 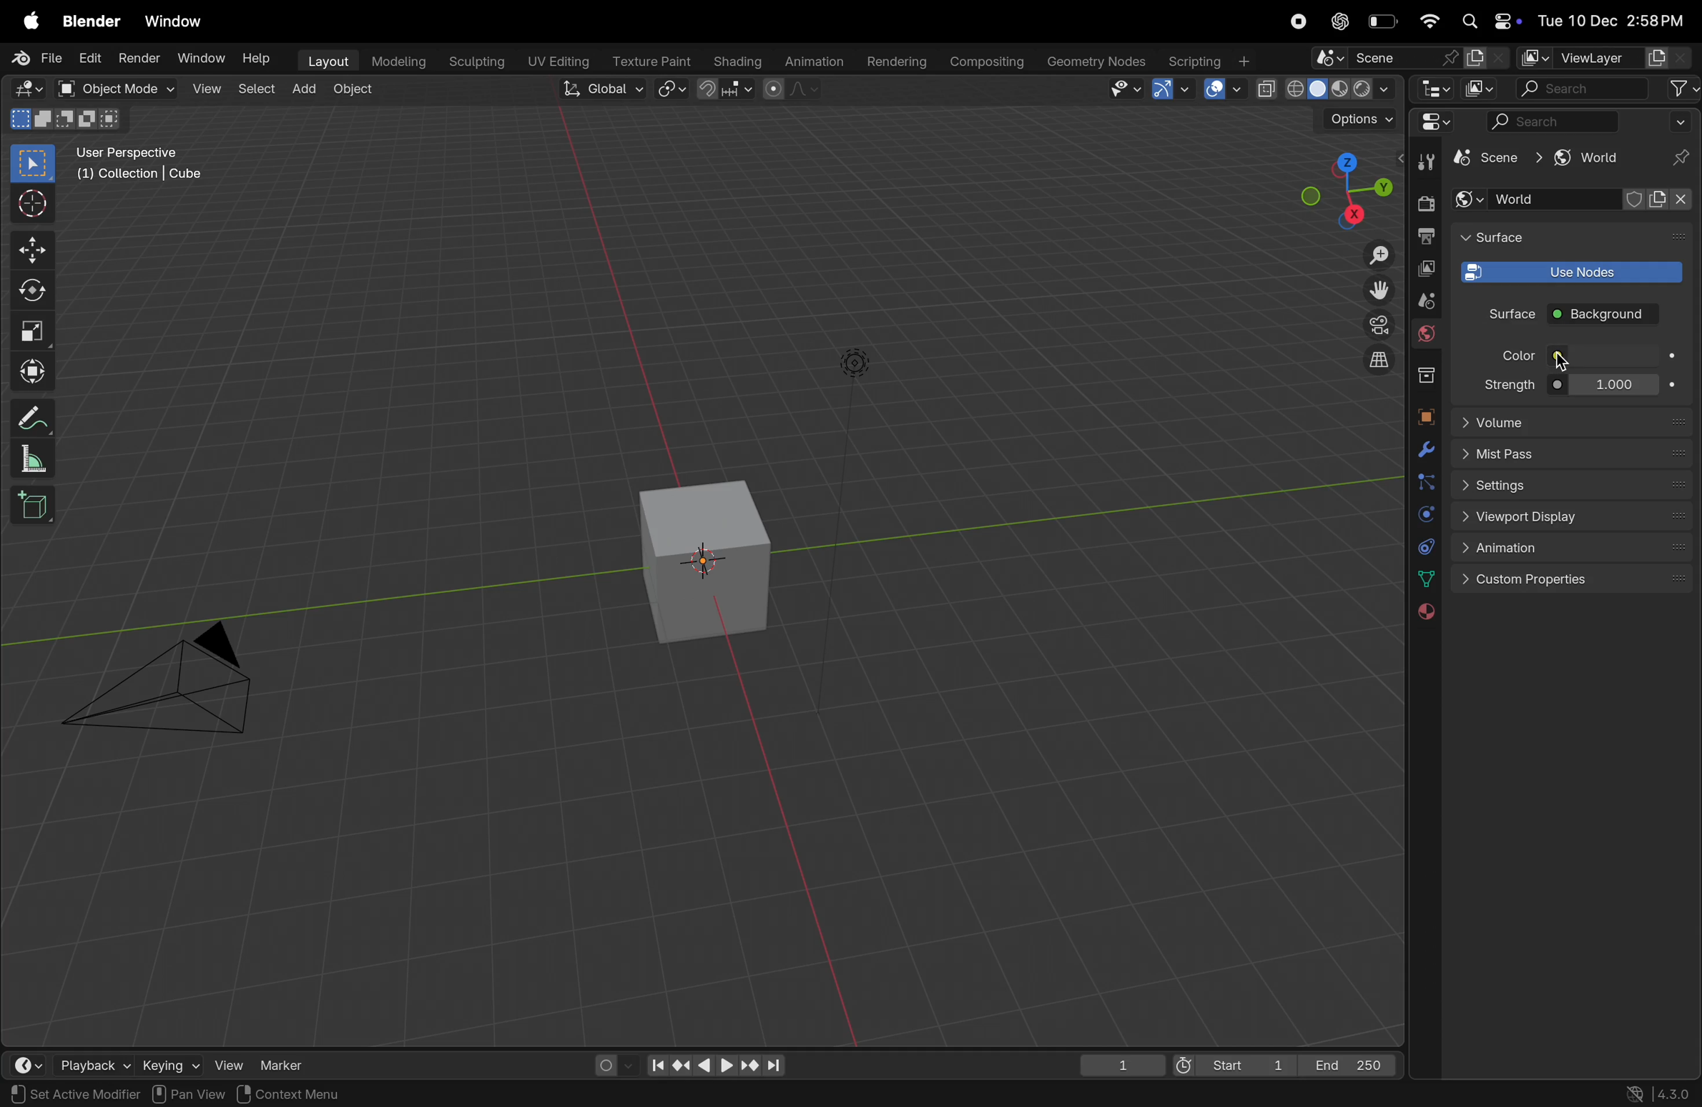 What do you see at coordinates (43, 1093) in the screenshot?
I see `page view` at bounding box center [43, 1093].